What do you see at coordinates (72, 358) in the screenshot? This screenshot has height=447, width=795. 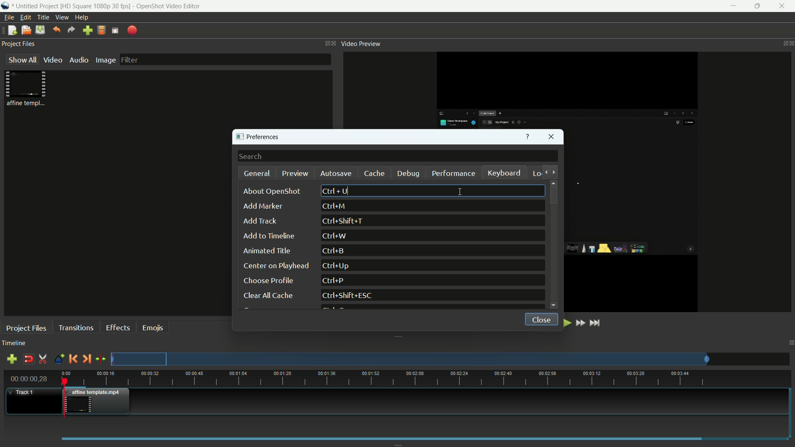 I see `previous marker` at bounding box center [72, 358].